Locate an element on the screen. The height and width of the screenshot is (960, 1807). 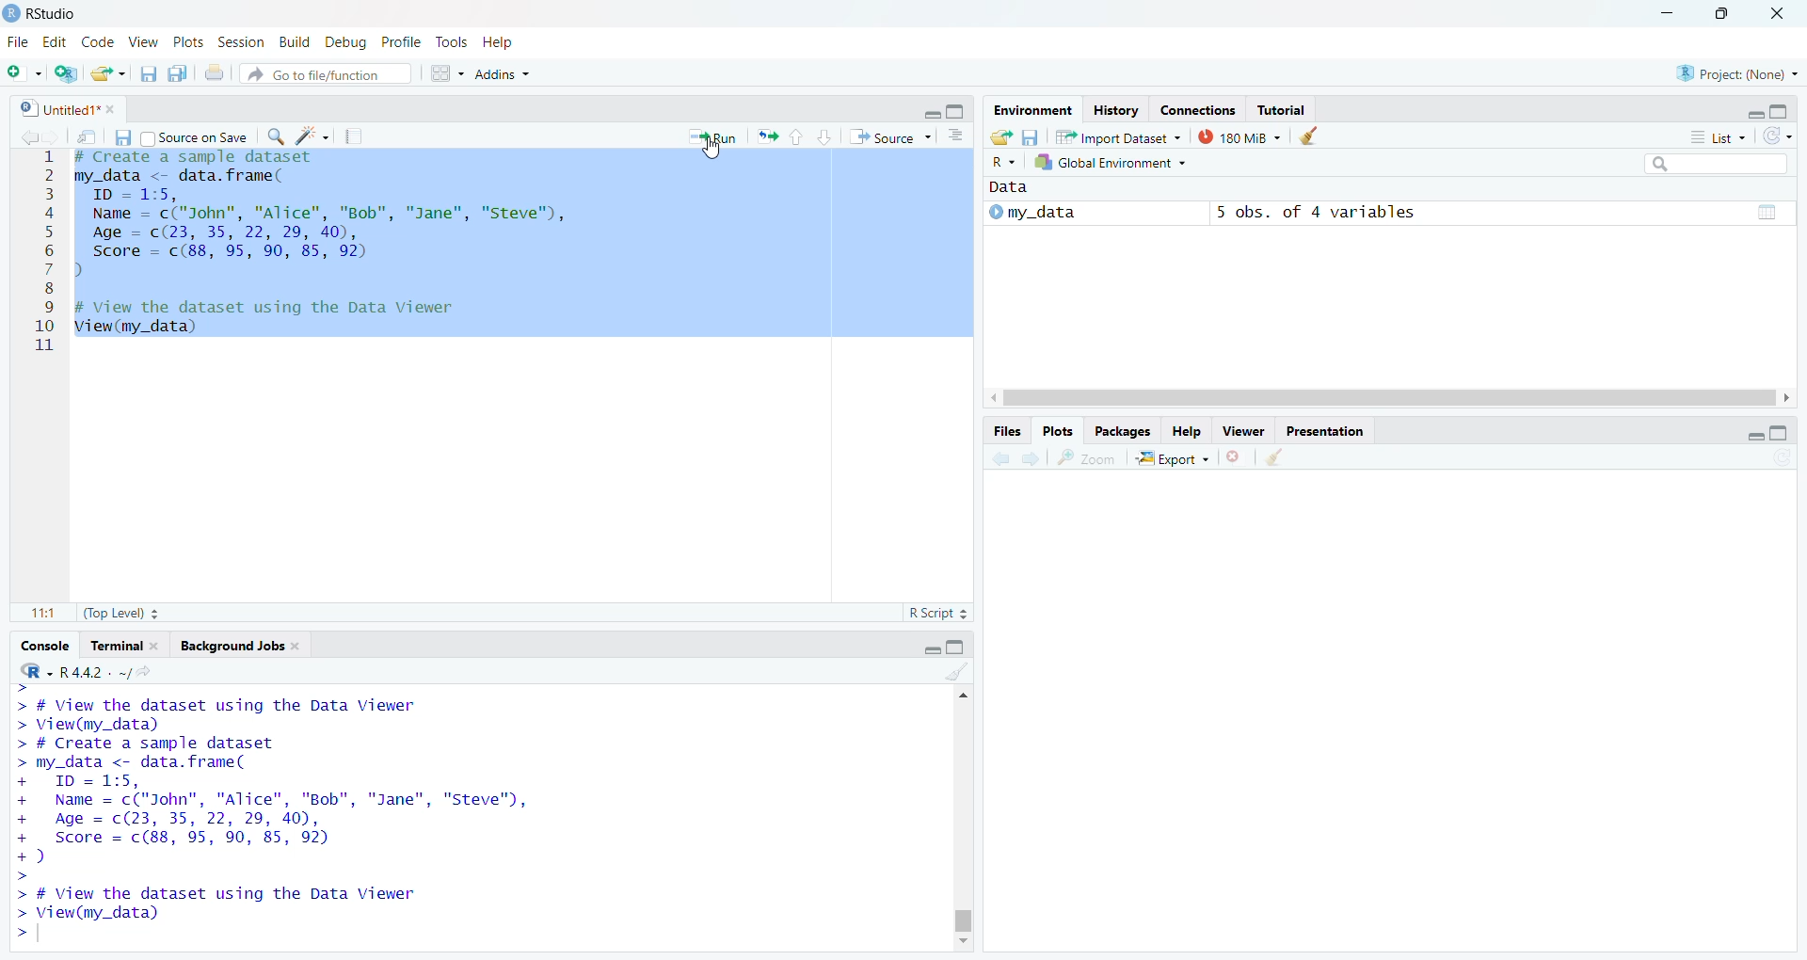
Maximize is located at coordinates (1720, 14).